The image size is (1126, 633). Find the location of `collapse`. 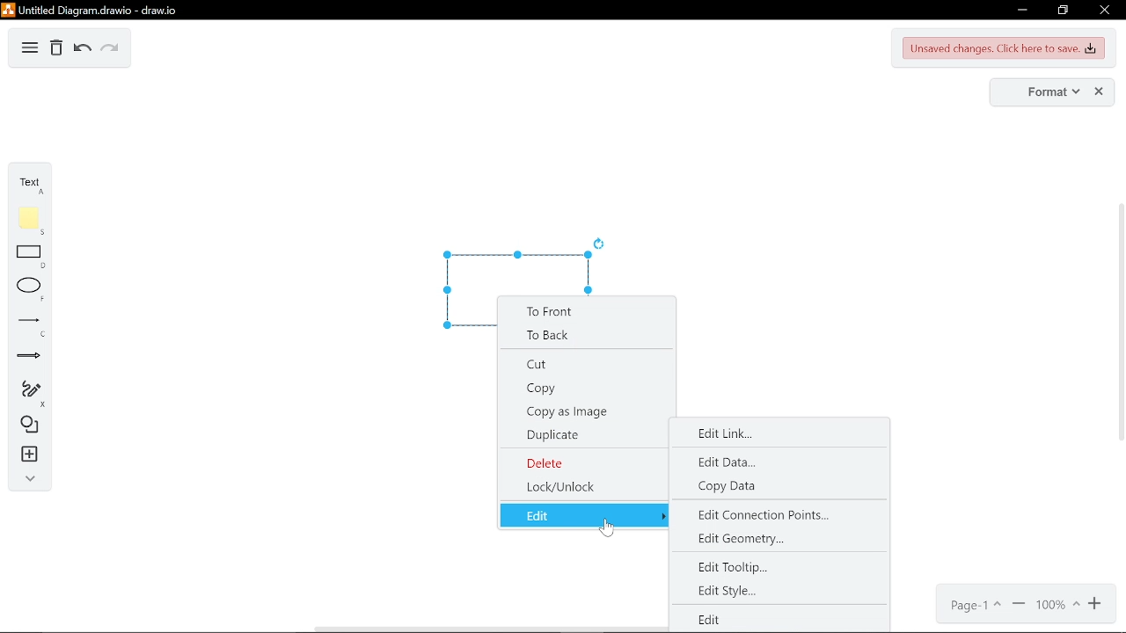

collapse is located at coordinates (30, 480).